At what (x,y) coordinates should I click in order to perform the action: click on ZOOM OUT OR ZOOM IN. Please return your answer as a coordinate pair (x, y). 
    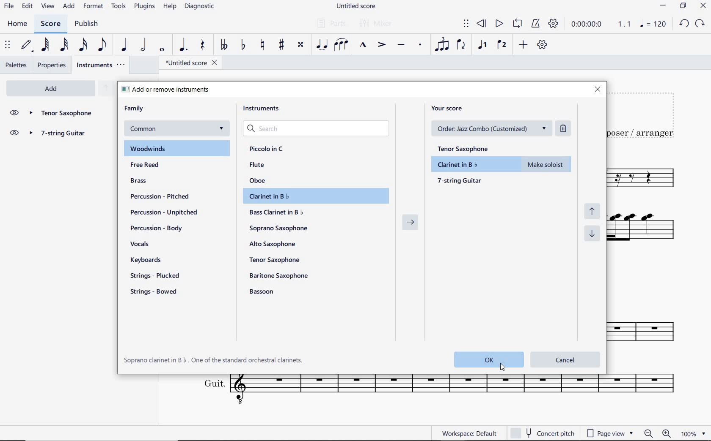
    Looking at the image, I should click on (658, 433).